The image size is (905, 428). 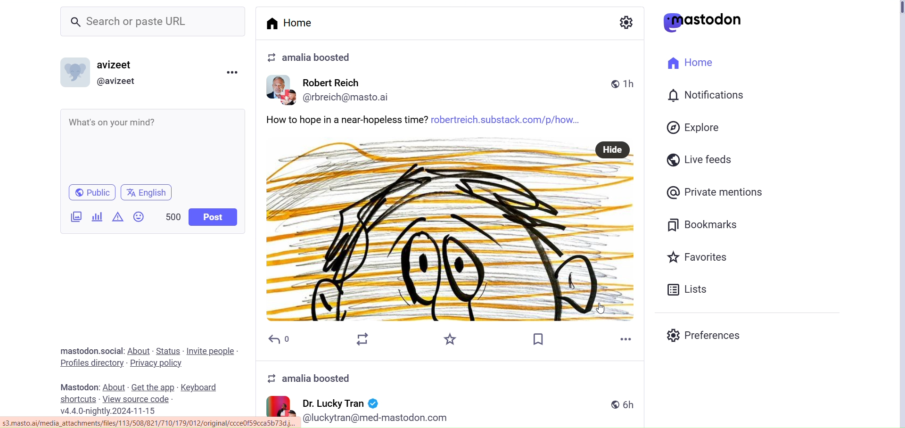 I want to click on Emojis, so click(x=140, y=216).